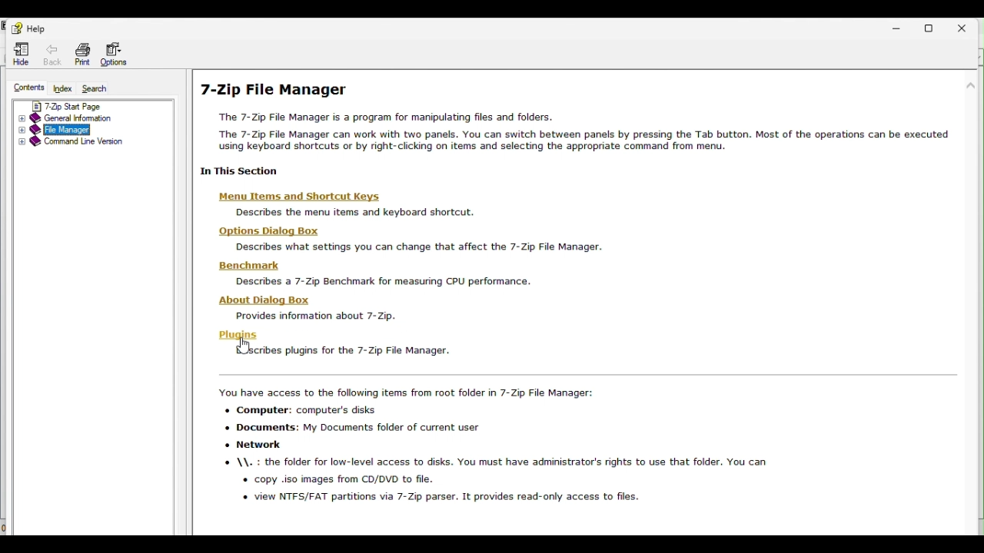  I want to click on text, so click(576, 131).